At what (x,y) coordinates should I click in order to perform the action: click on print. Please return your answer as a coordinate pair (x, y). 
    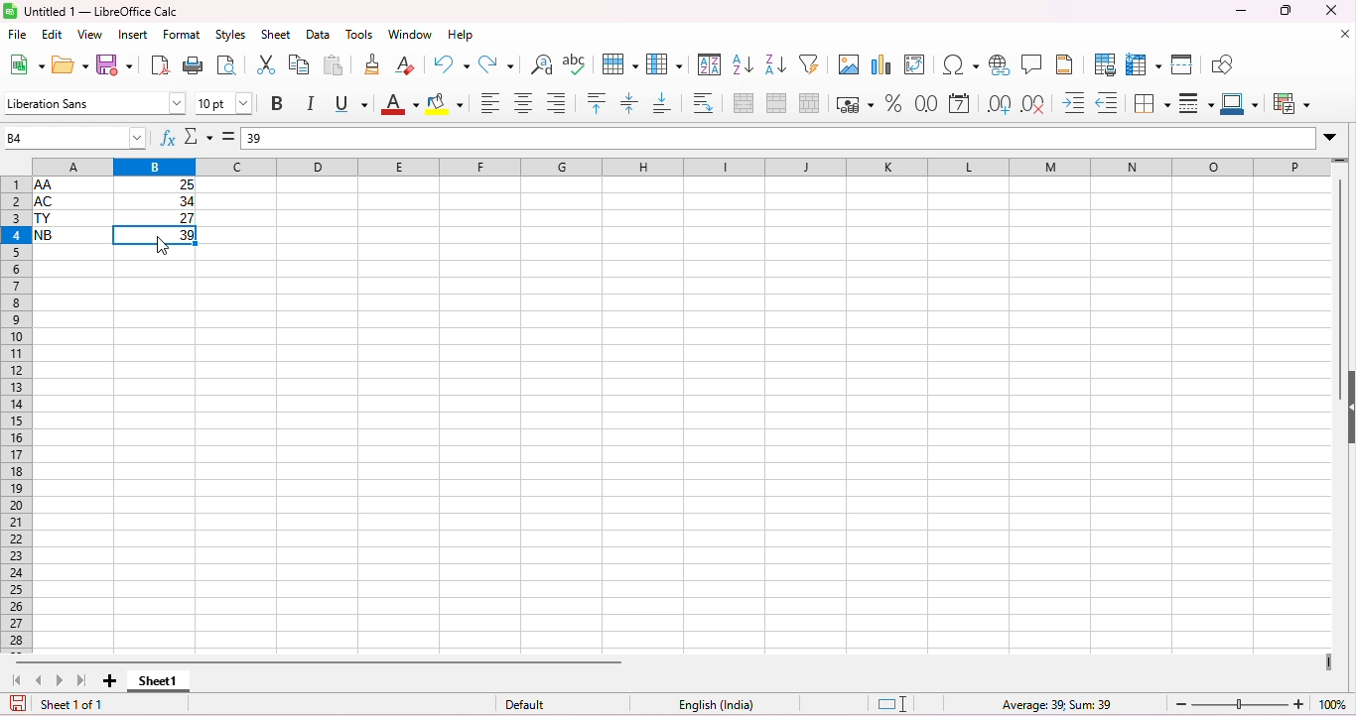
    Looking at the image, I should click on (193, 64).